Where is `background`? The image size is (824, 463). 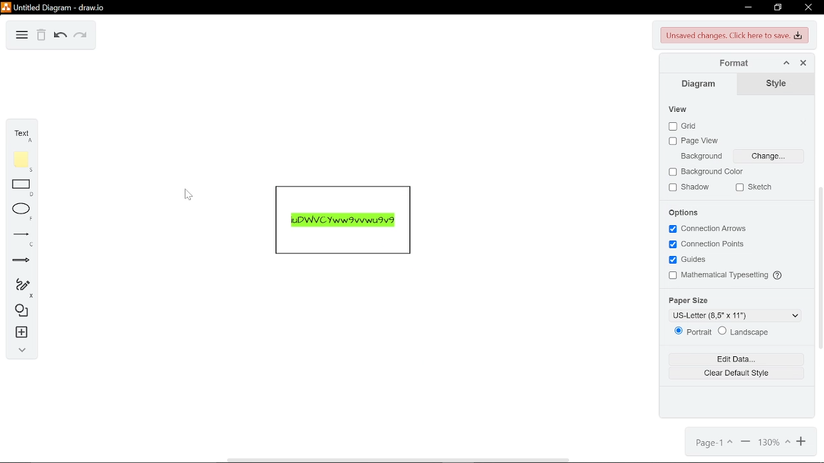 background is located at coordinates (703, 156).